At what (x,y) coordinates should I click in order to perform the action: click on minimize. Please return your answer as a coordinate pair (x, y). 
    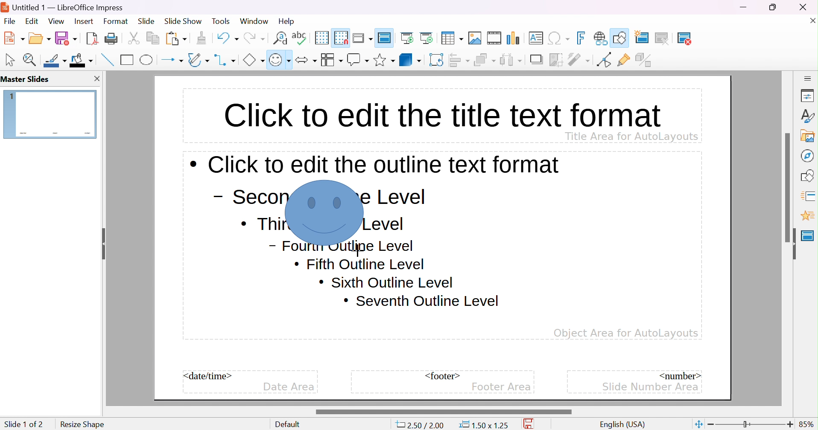
    Looking at the image, I should click on (745, 7).